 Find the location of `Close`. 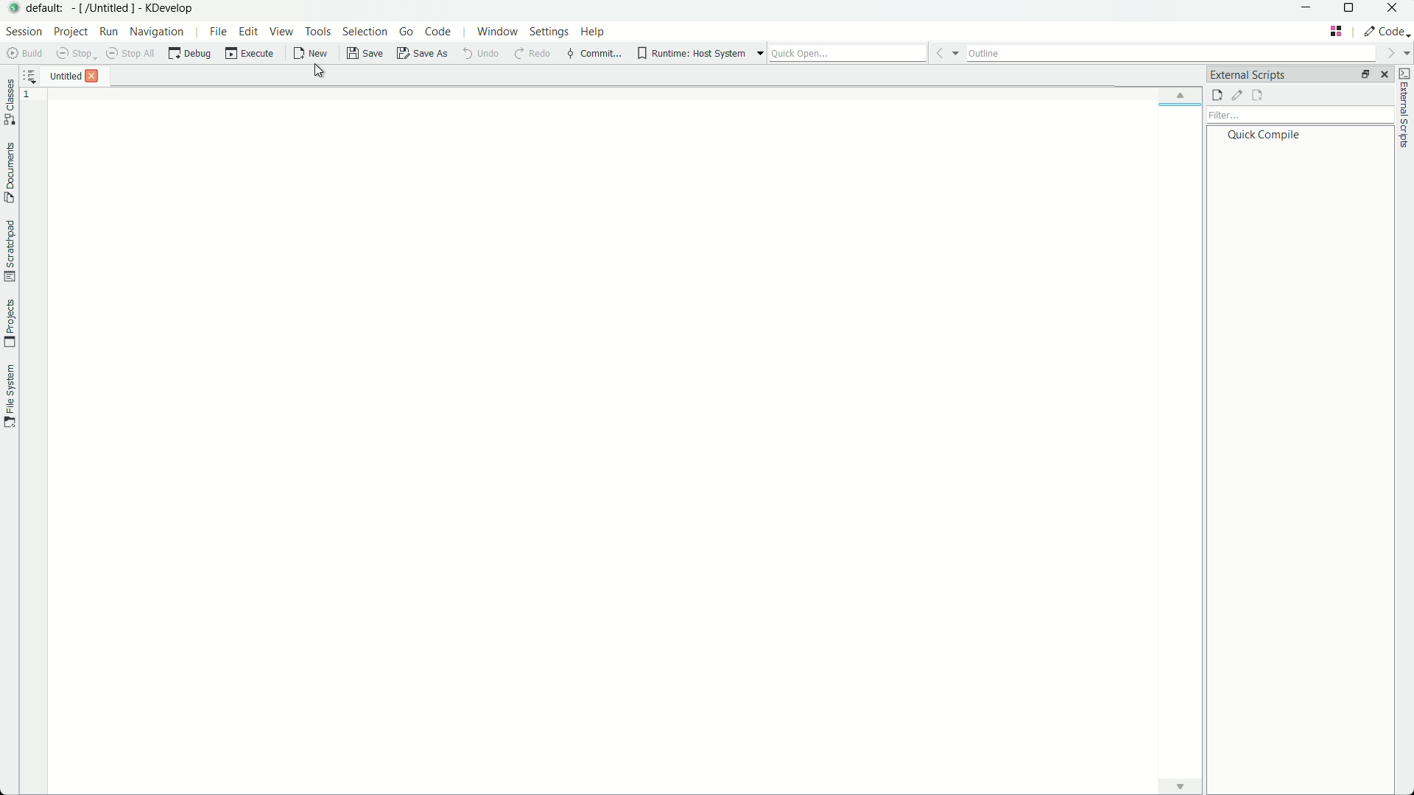

Close is located at coordinates (96, 76).